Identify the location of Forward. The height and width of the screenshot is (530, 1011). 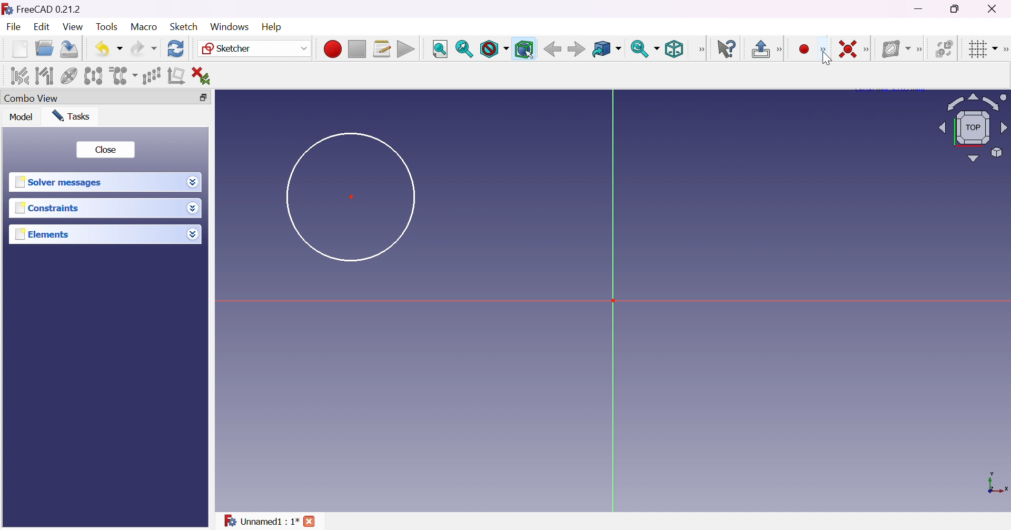
(576, 50).